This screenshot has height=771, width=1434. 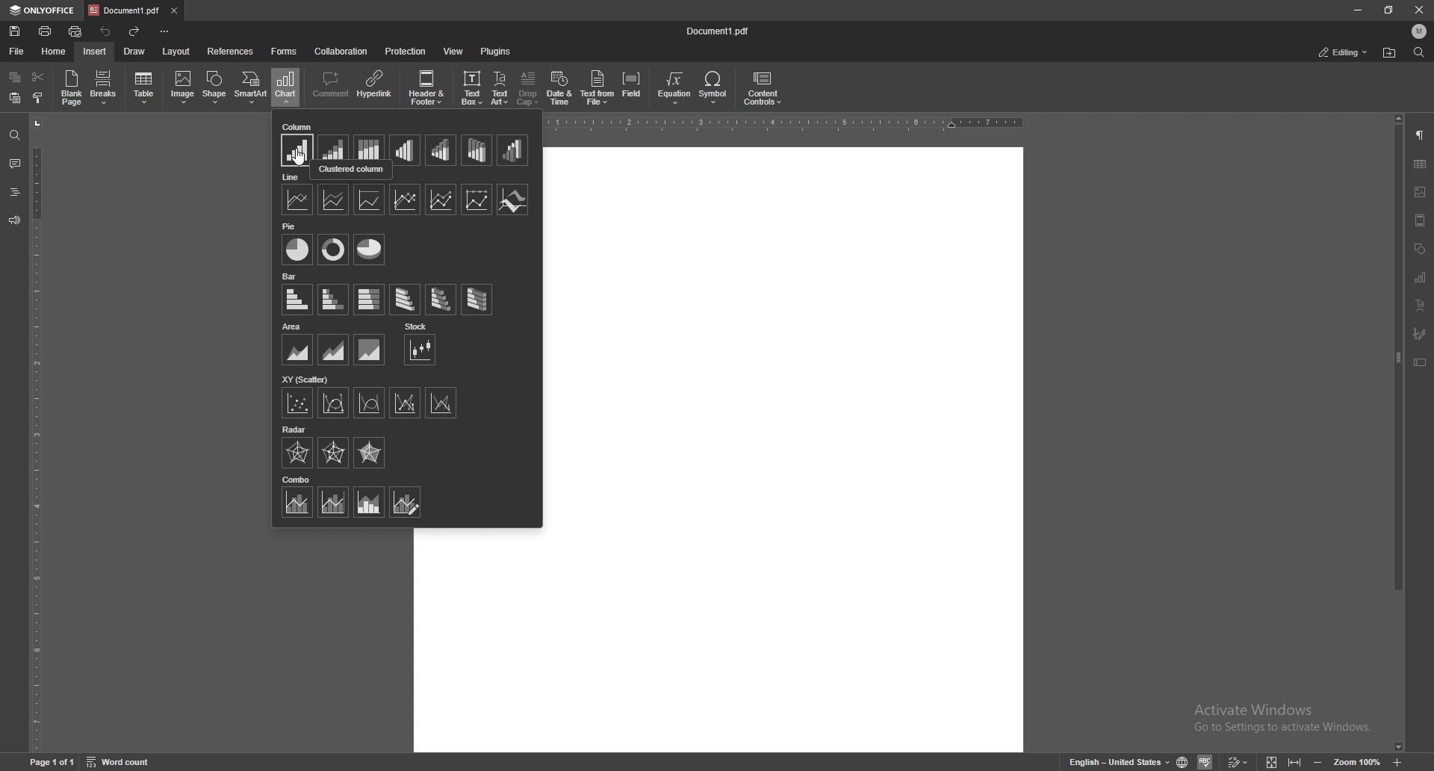 What do you see at coordinates (297, 350) in the screenshot?
I see `area` at bounding box center [297, 350].